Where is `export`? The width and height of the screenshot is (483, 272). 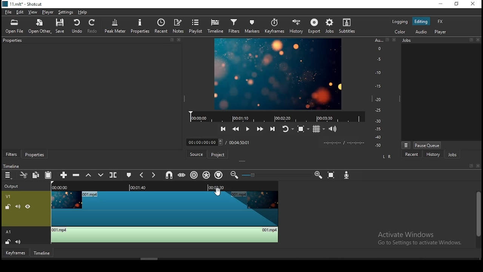 export is located at coordinates (315, 25).